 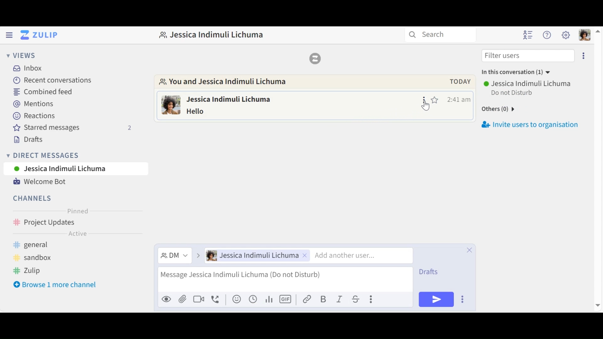 I want to click on Invite users to organisation, so click(x=585, y=55).